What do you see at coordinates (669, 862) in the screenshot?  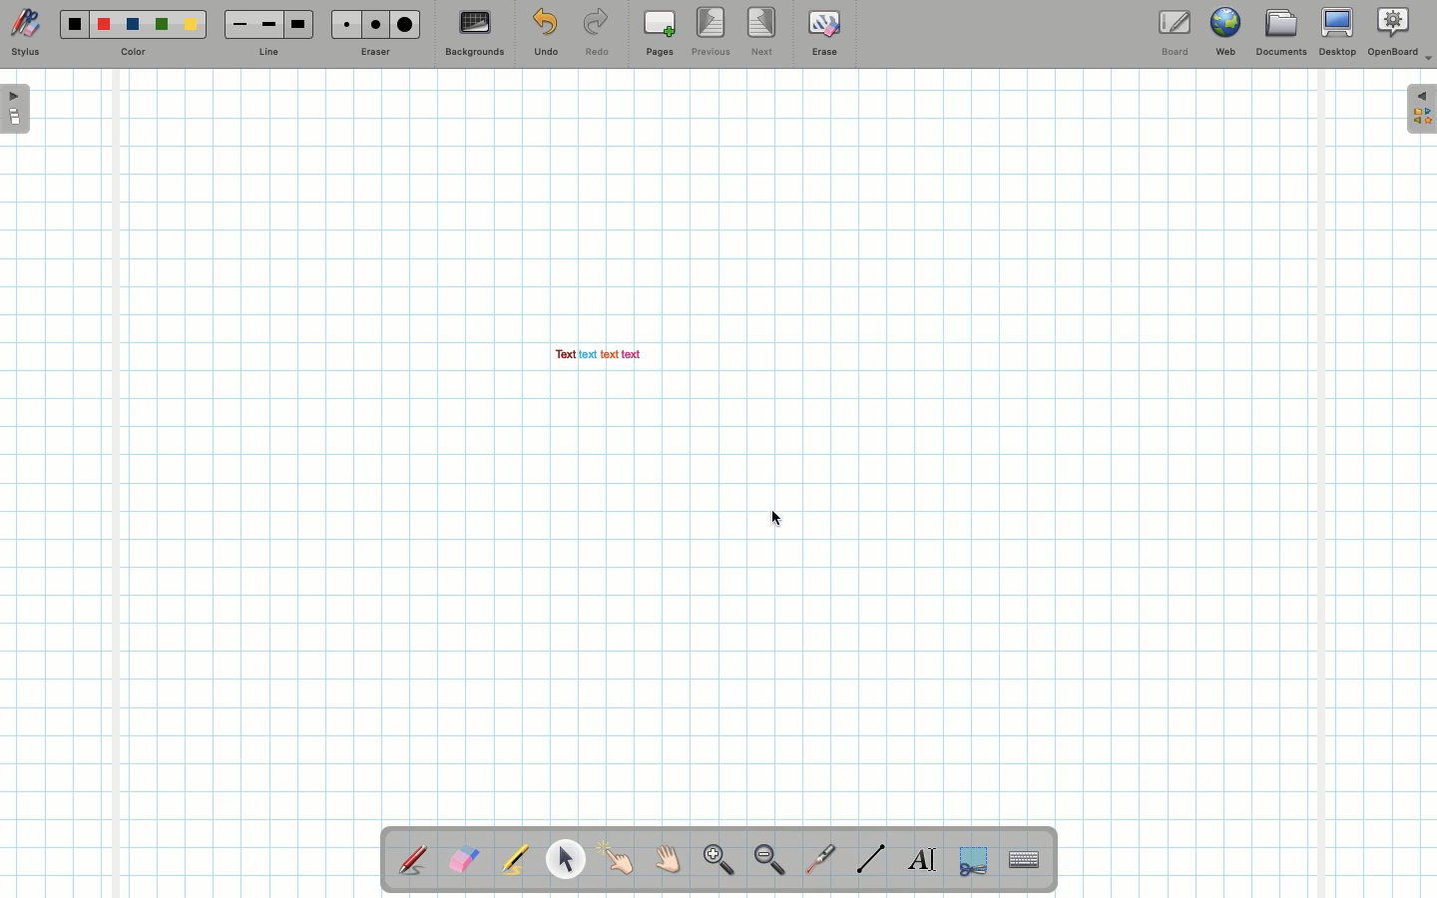 I see `Grab` at bounding box center [669, 862].